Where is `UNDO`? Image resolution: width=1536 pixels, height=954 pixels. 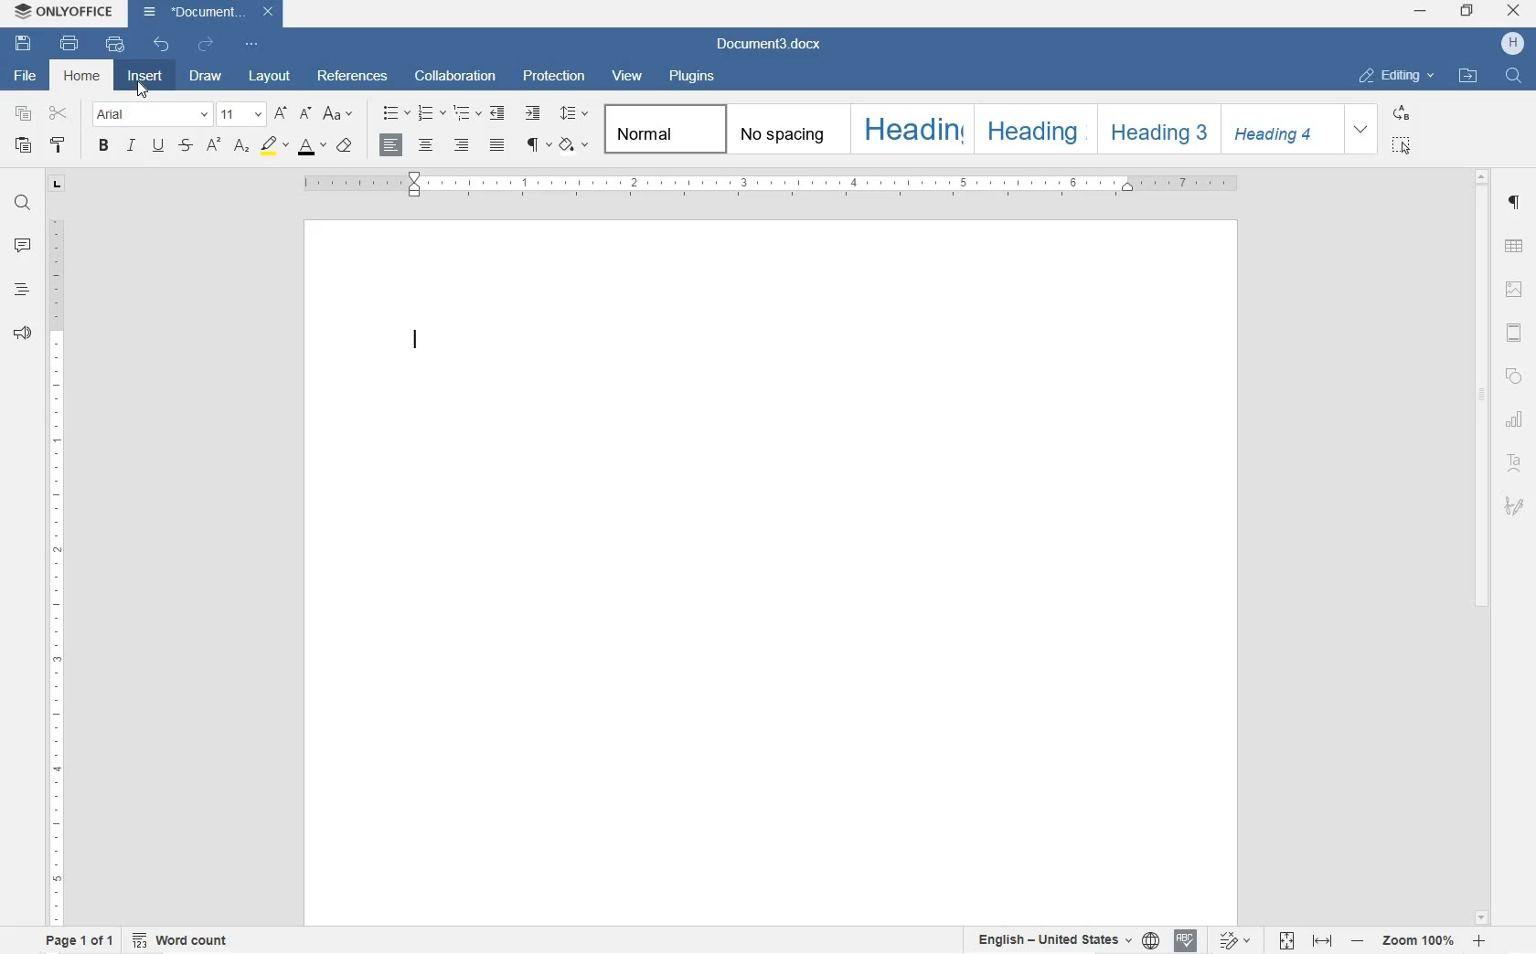 UNDO is located at coordinates (162, 46).